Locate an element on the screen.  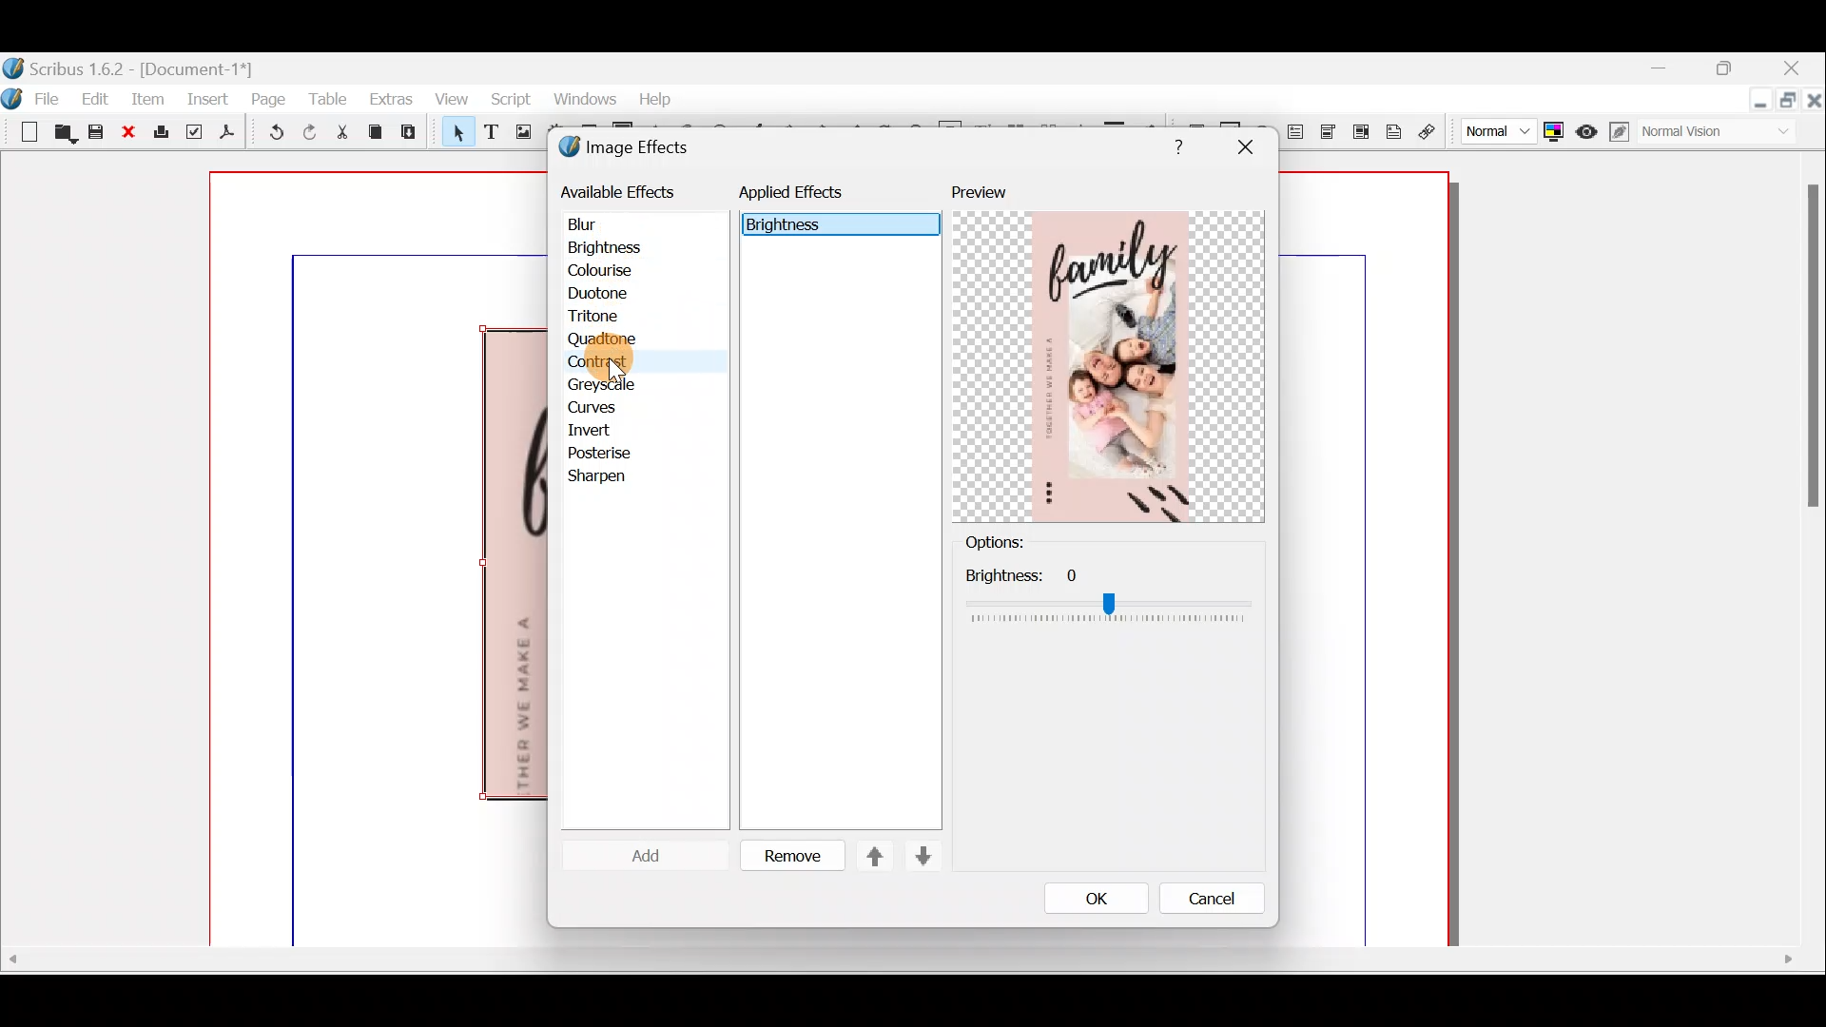
Select item is located at coordinates (454, 135).